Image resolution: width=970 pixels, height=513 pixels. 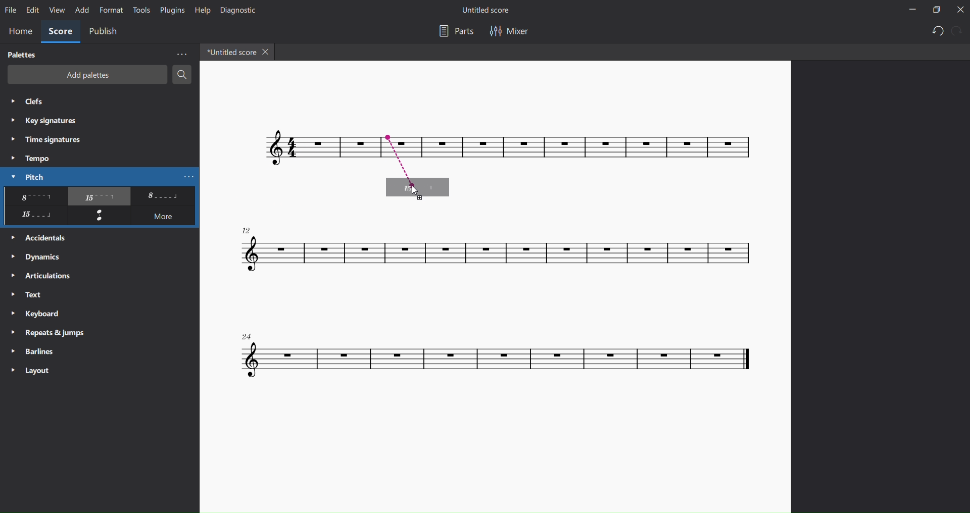 What do you see at coordinates (51, 332) in the screenshot?
I see `reports and jump` at bounding box center [51, 332].